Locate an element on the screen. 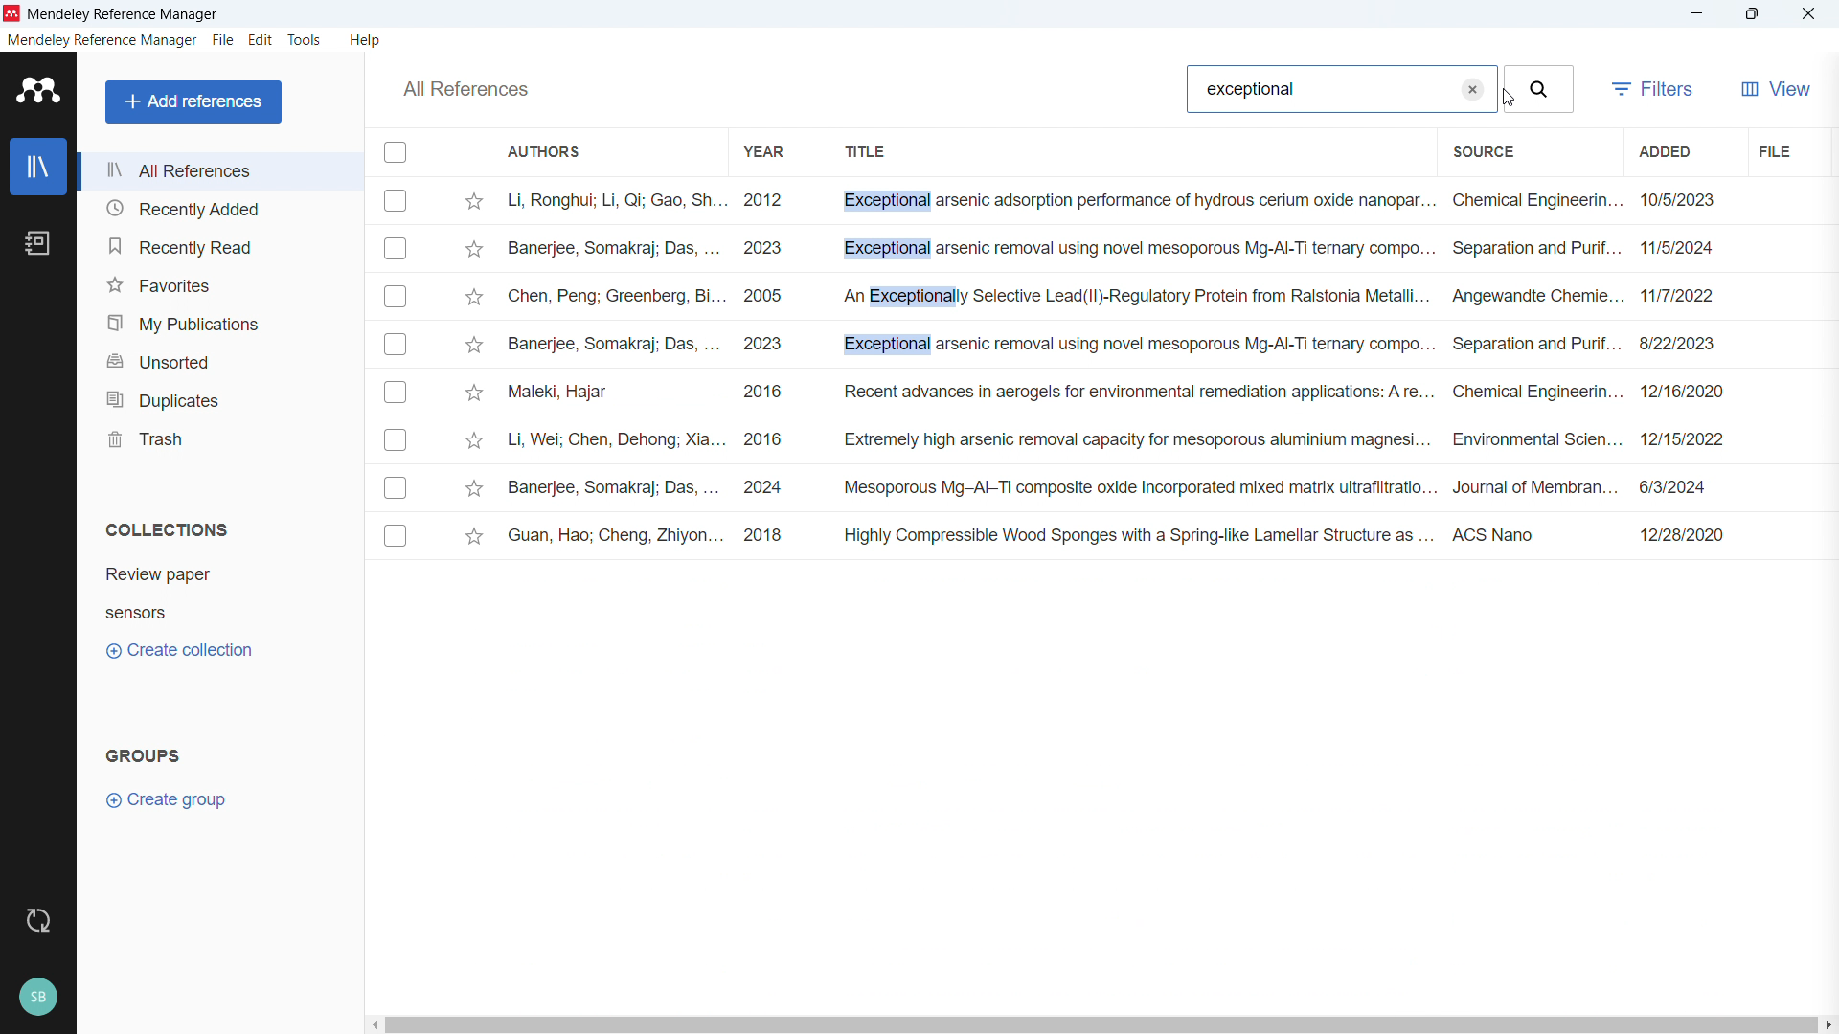 This screenshot has height=1034, width=1839. Search string  is located at coordinates (1251, 89).